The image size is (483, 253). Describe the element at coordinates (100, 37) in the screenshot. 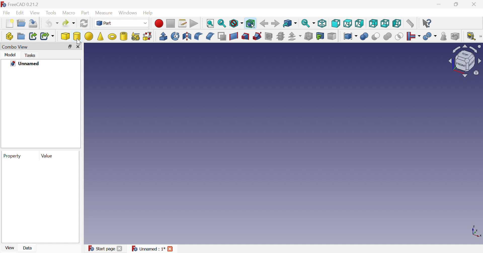

I see `Cone` at that location.